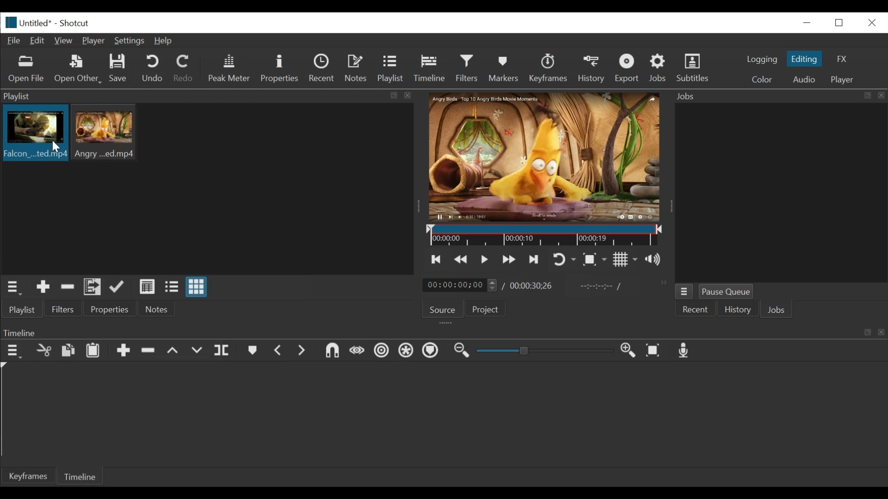 This screenshot has height=499, width=888. Describe the element at coordinates (148, 286) in the screenshot. I see `view as details` at that location.